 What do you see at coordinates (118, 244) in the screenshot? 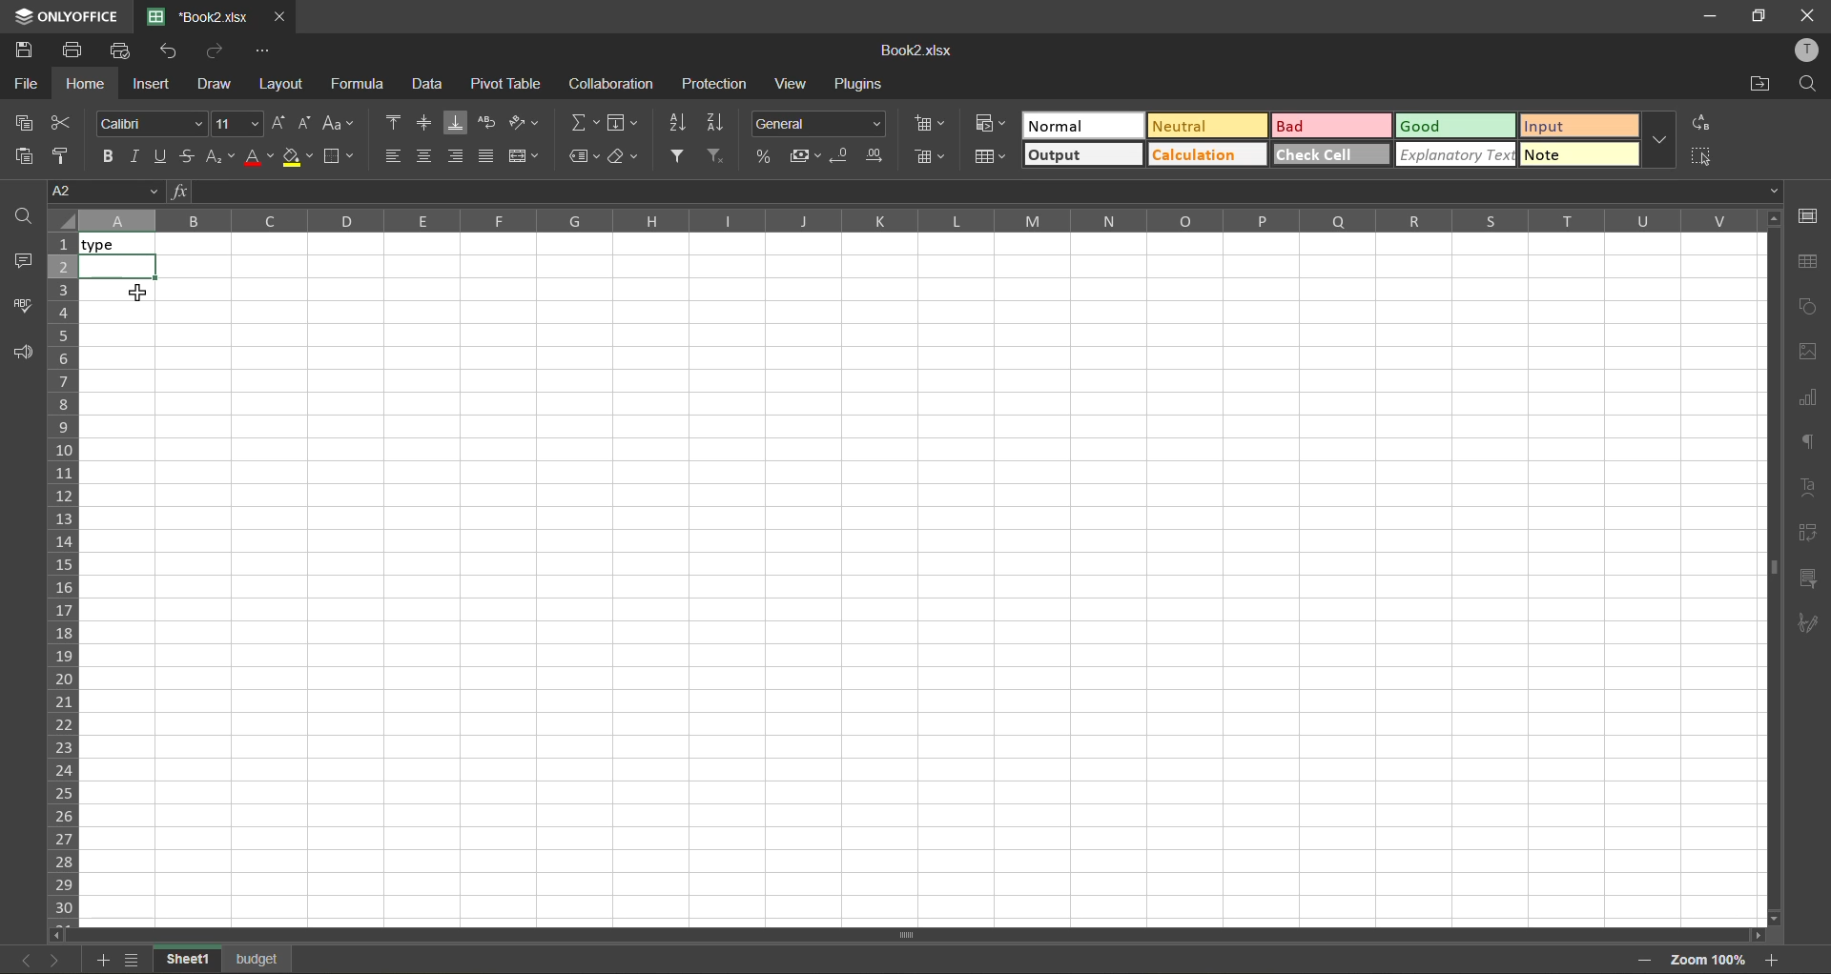
I see `typed data` at bounding box center [118, 244].